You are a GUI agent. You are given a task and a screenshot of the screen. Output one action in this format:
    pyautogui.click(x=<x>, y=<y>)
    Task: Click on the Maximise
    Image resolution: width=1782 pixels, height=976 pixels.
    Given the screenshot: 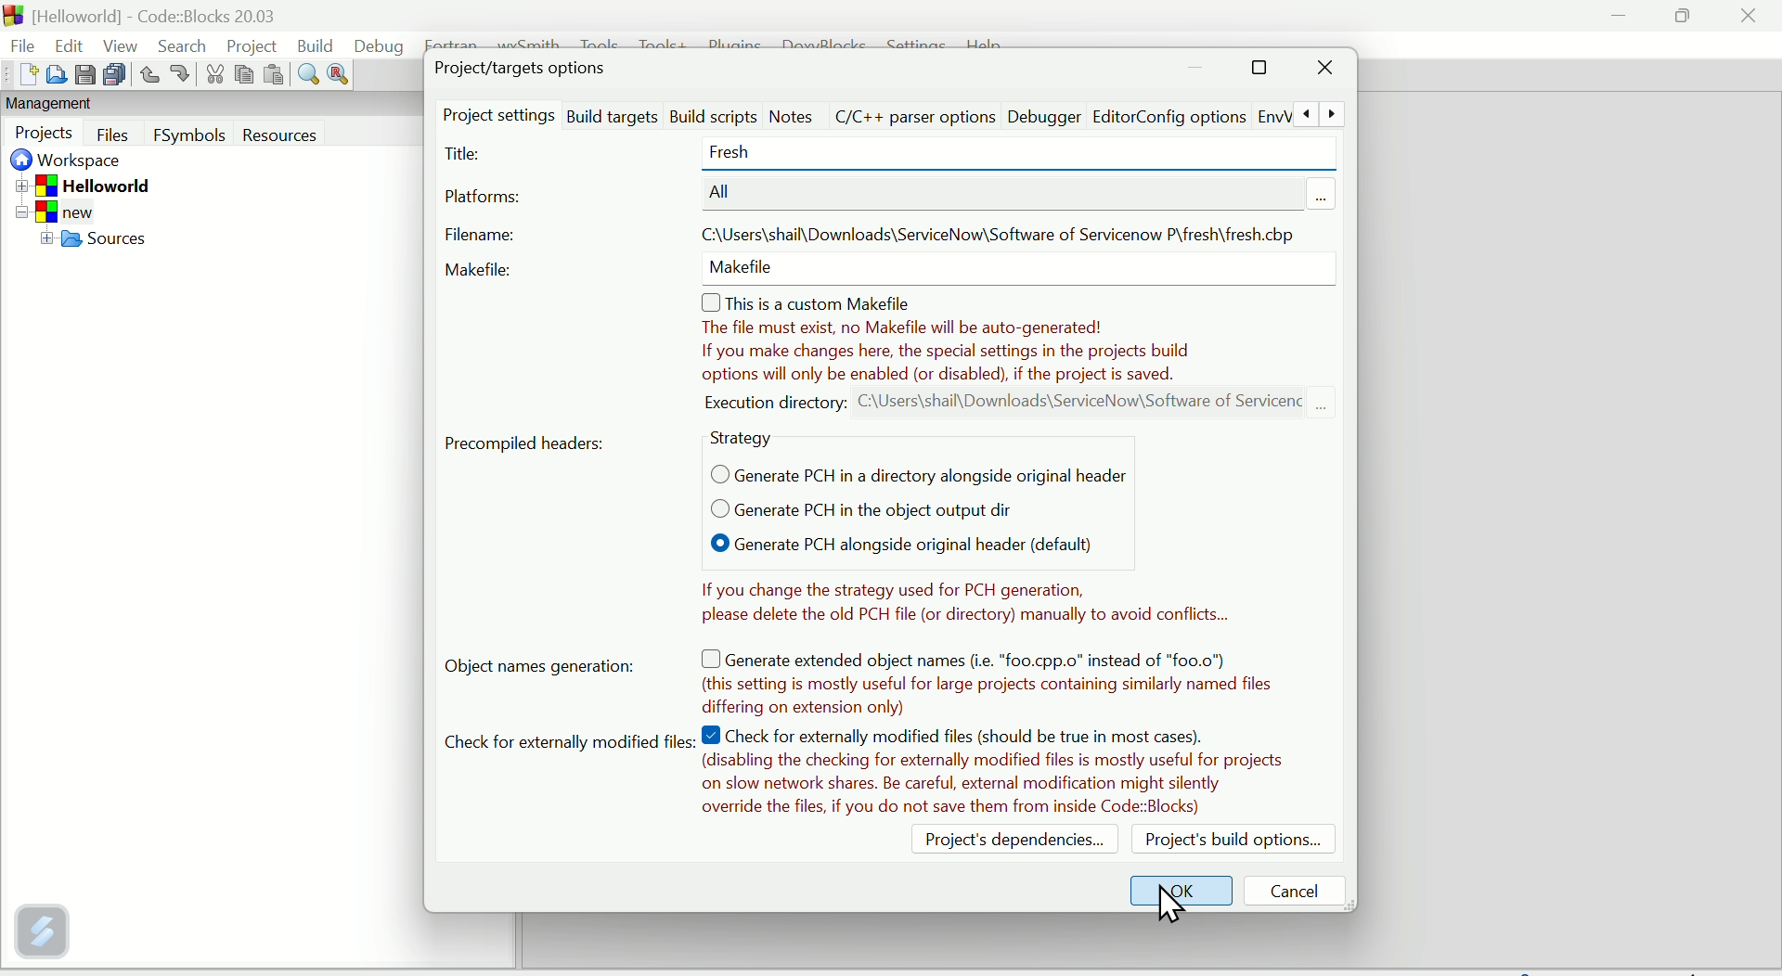 What is the action you would take?
    pyautogui.click(x=1259, y=70)
    